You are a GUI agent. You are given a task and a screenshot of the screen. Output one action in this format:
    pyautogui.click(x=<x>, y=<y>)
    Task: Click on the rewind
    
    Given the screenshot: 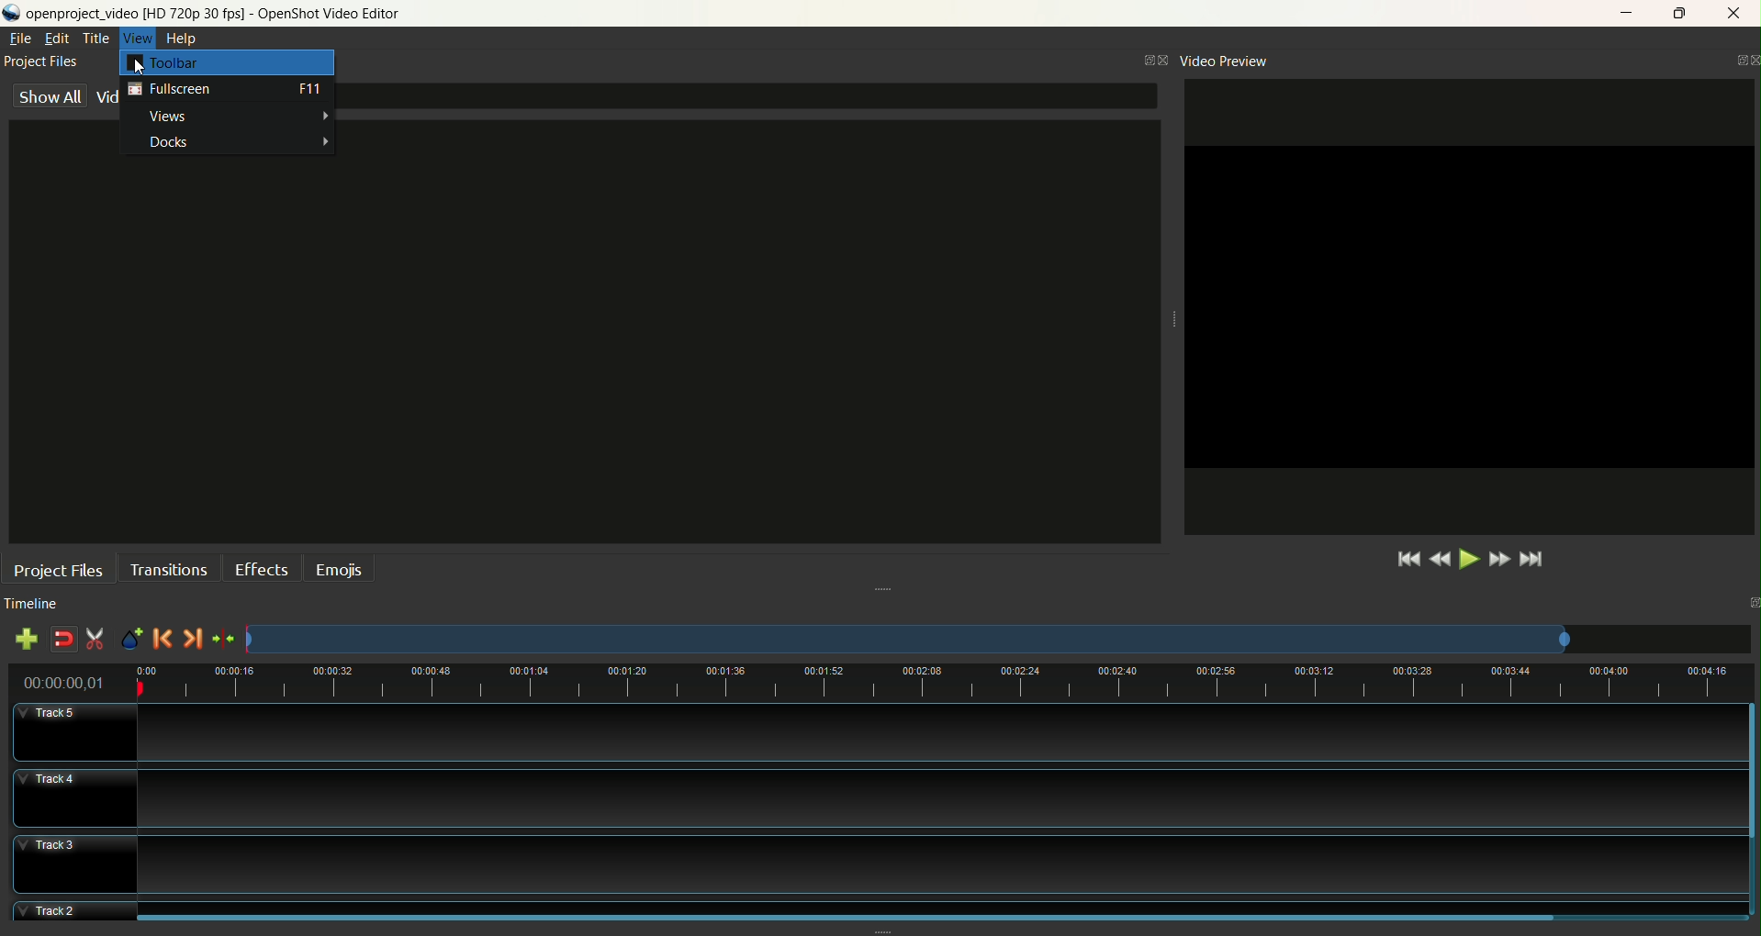 What is the action you would take?
    pyautogui.click(x=1440, y=559)
    